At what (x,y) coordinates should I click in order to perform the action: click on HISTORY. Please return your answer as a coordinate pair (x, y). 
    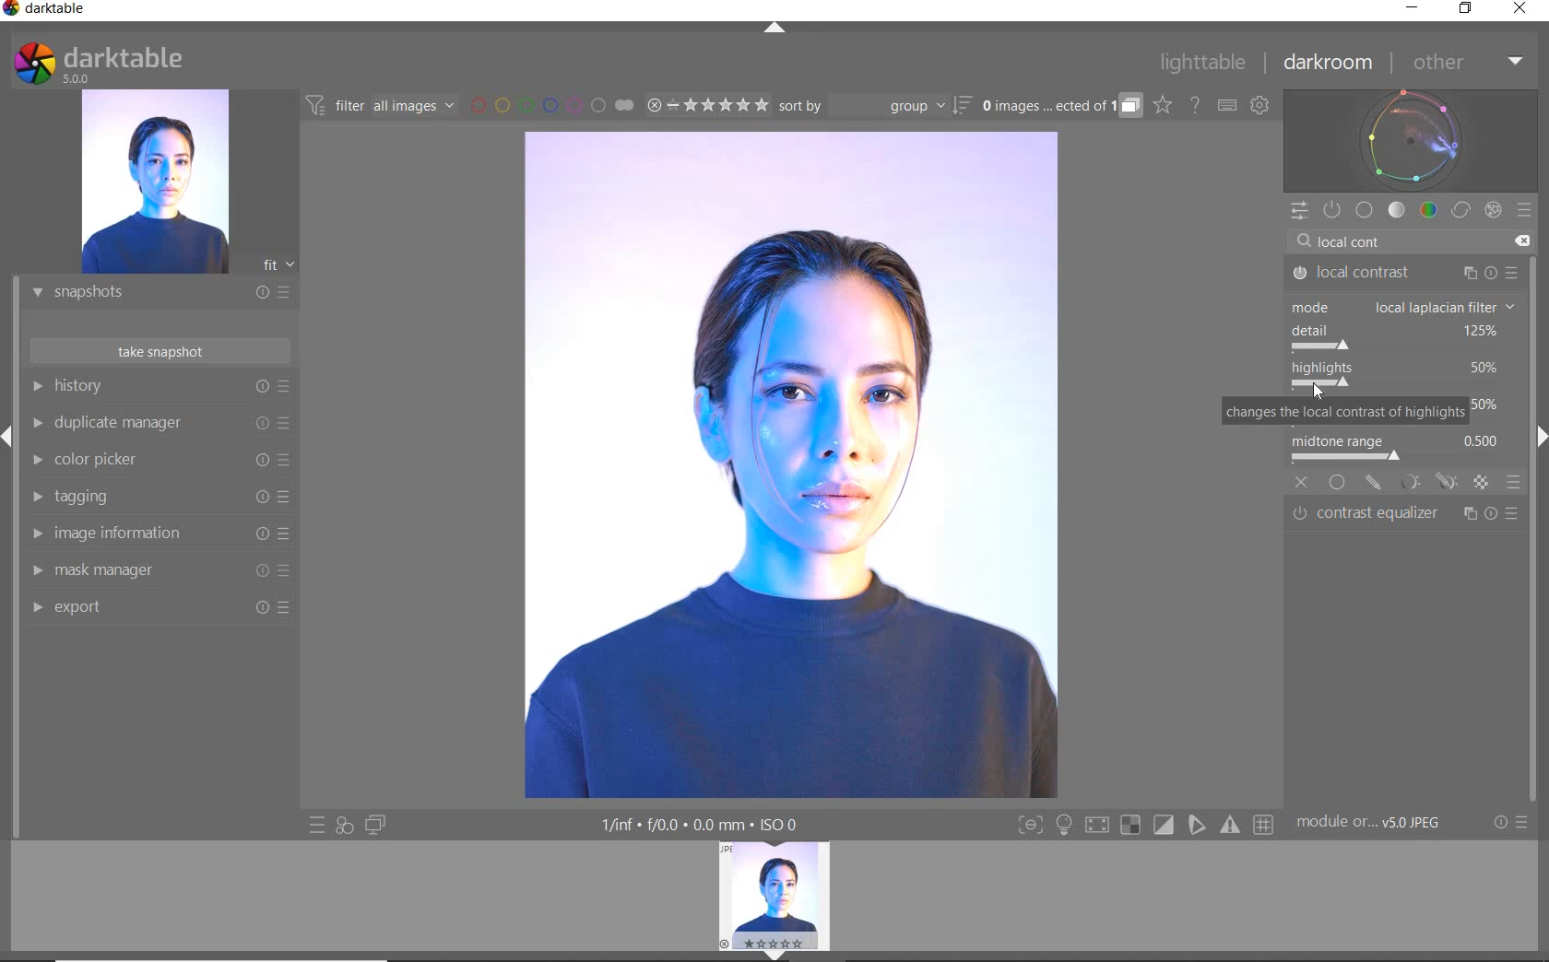
    Looking at the image, I should click on (161, 390).